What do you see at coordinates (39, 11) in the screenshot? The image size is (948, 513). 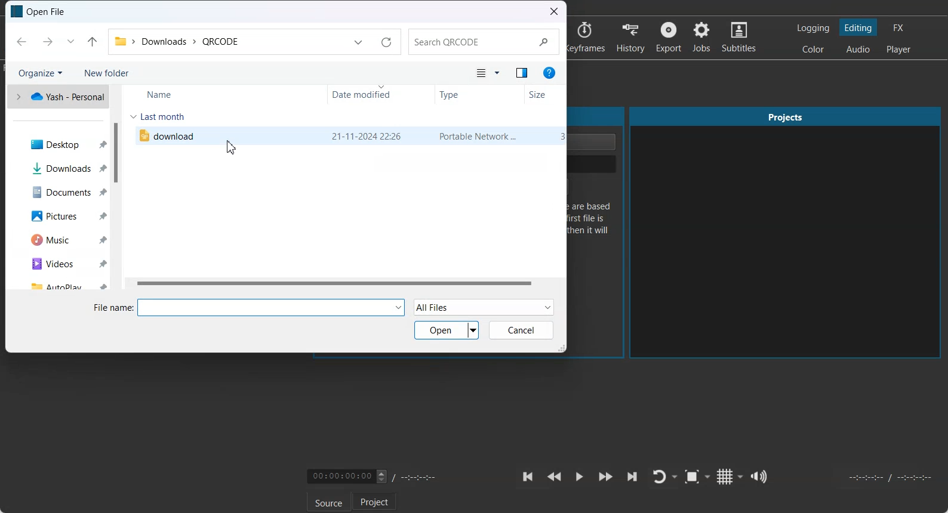 I see `Text` at bounding box center [39, 11].